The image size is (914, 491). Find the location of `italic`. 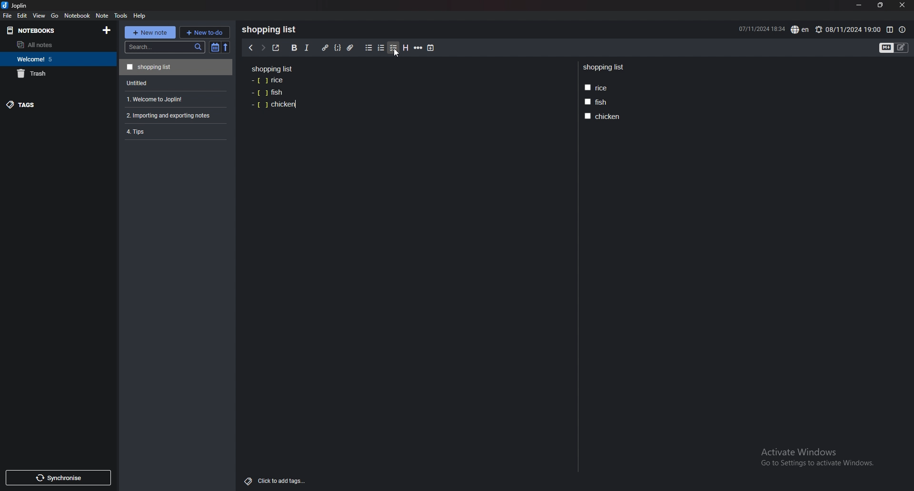

italic is located at coordinates (307, 48).